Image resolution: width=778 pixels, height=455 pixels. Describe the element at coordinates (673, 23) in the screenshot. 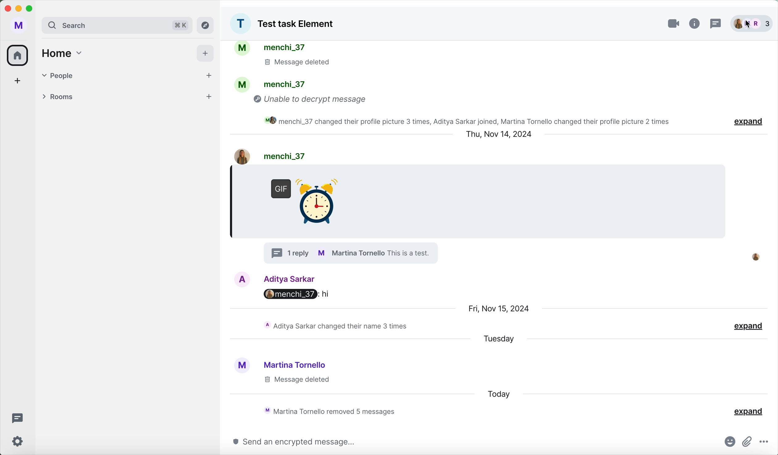

I see `video call` at that location.